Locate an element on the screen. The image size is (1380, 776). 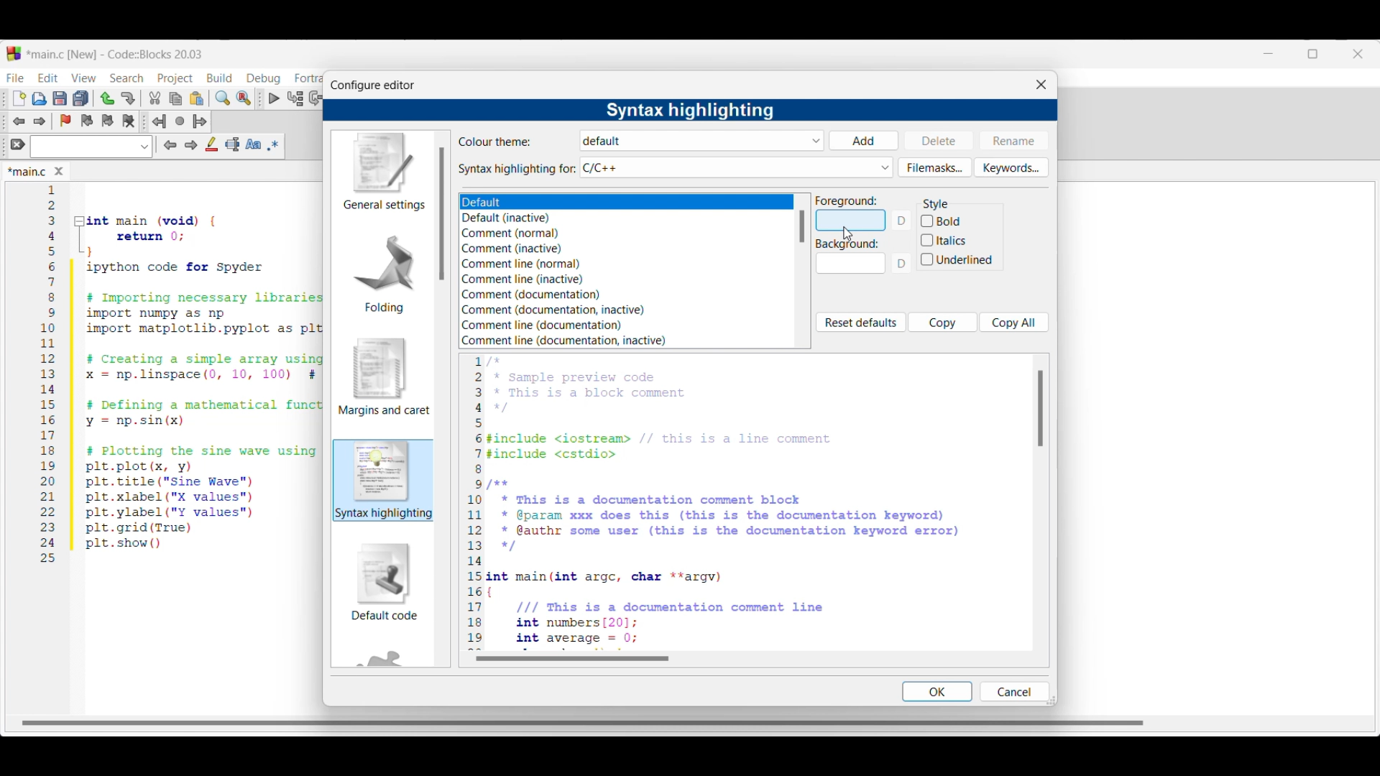
Open is located at coordinates (40, 98).